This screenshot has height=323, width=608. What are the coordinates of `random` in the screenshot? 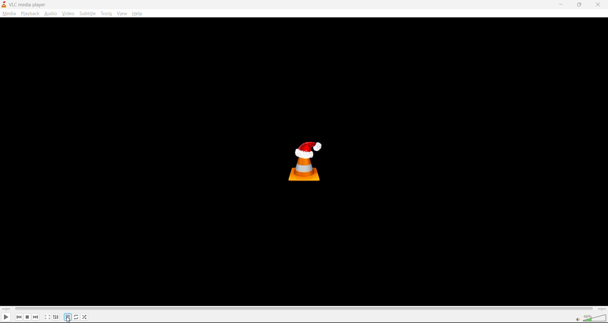 It's located at (85, 317).